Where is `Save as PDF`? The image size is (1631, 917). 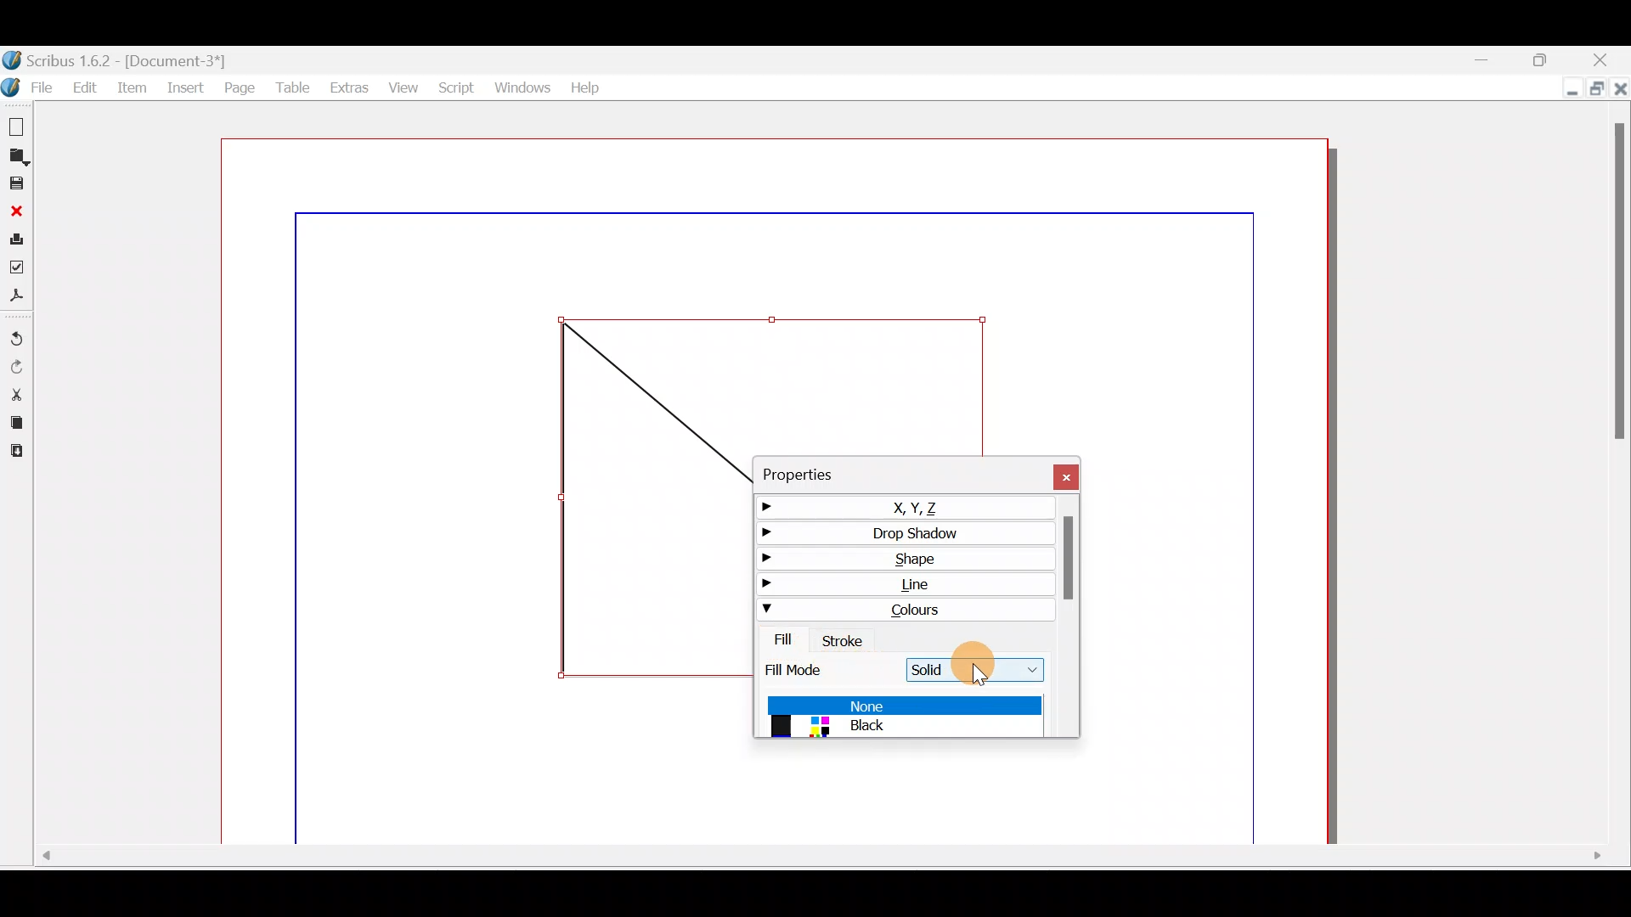 Save as PDF is located at coordinates (19, 295).